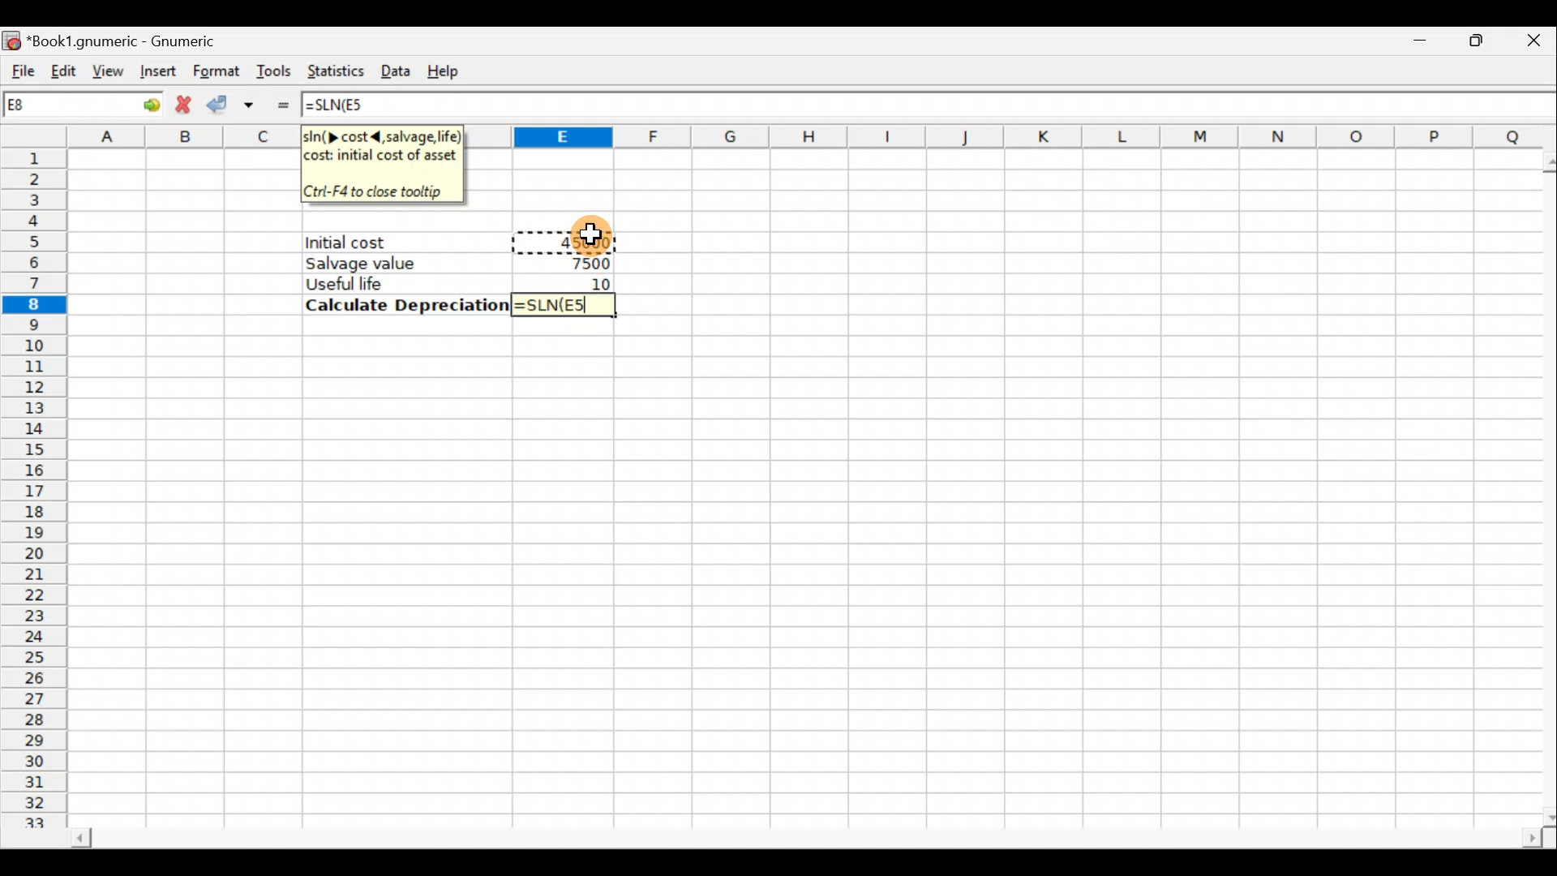 This screenshot has height=876, width=1557. Describe the element at coordinates (1417, 45) in the screenshot. I see `Minimize` at that location.